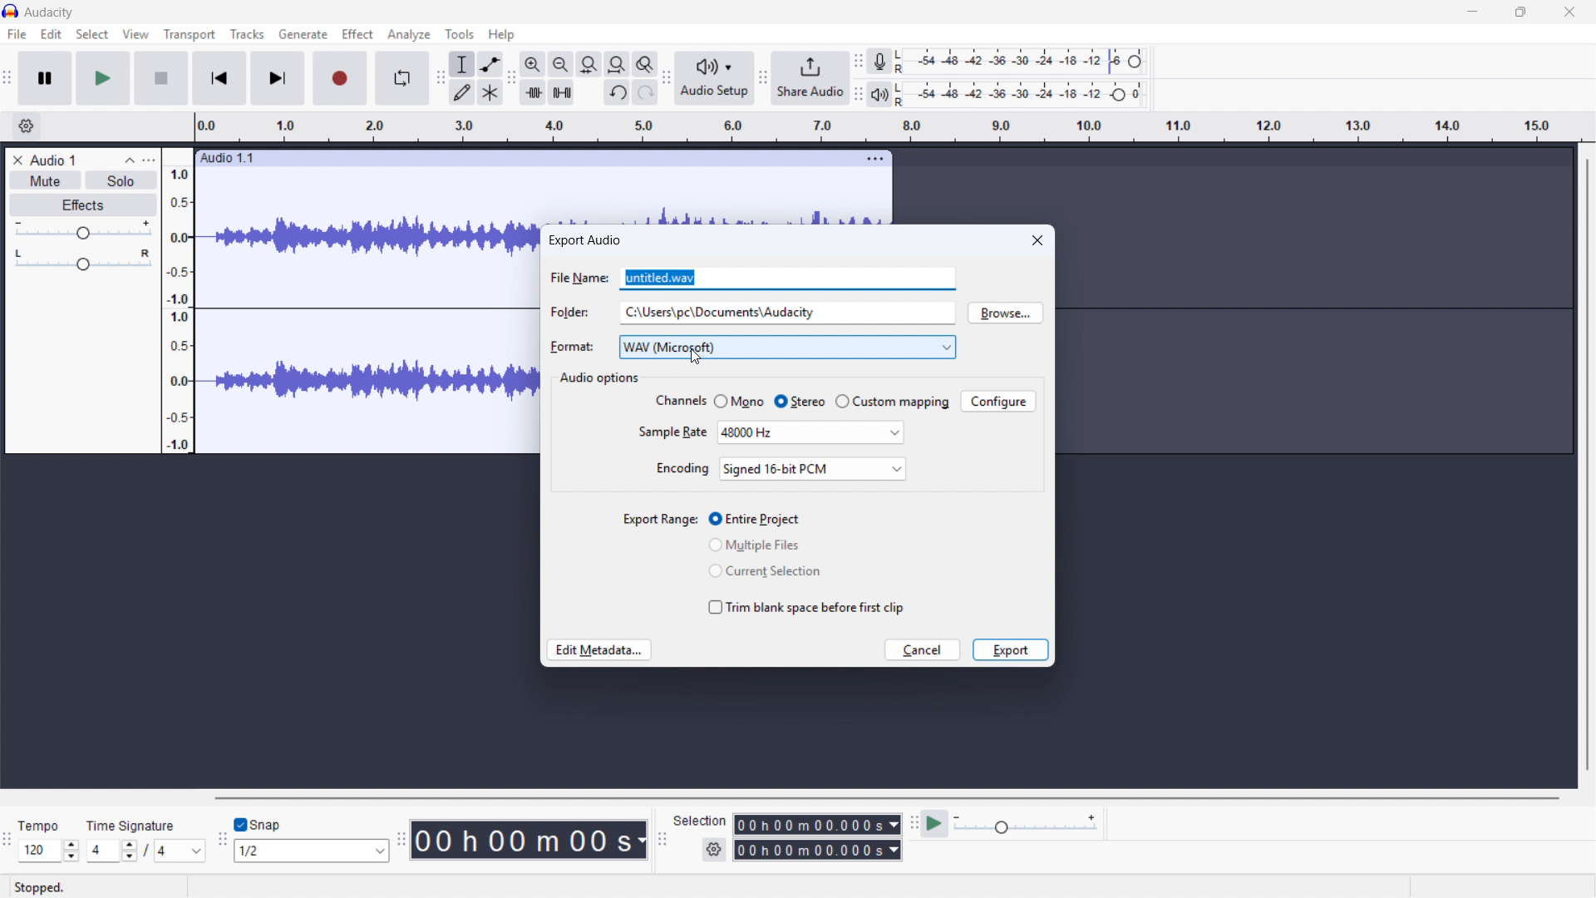 Image resolution: width=1596 pixels, height=898 pixels. I want to click on Current selection , so click(766, 570).